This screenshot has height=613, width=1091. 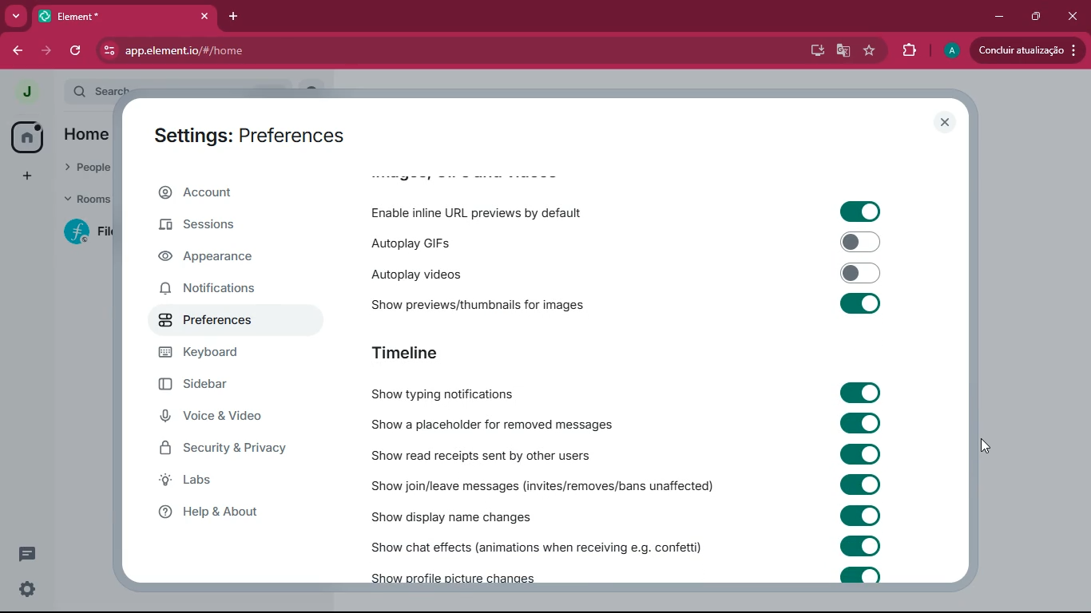 What do you see at coordinates (27, 136) in the screenshot?
I see `home` at bounding box center [27, 136].